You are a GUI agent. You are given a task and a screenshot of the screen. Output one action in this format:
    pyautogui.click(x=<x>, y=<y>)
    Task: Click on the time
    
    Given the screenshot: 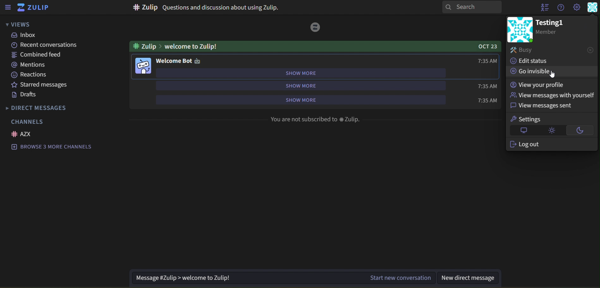 What is the action you would take?
    pyautogui.click(x=487, y=100)
    